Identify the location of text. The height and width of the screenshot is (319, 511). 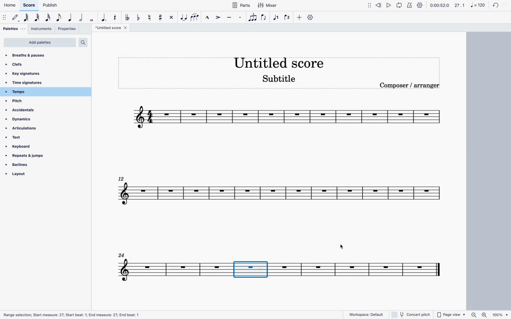
(25, 137).